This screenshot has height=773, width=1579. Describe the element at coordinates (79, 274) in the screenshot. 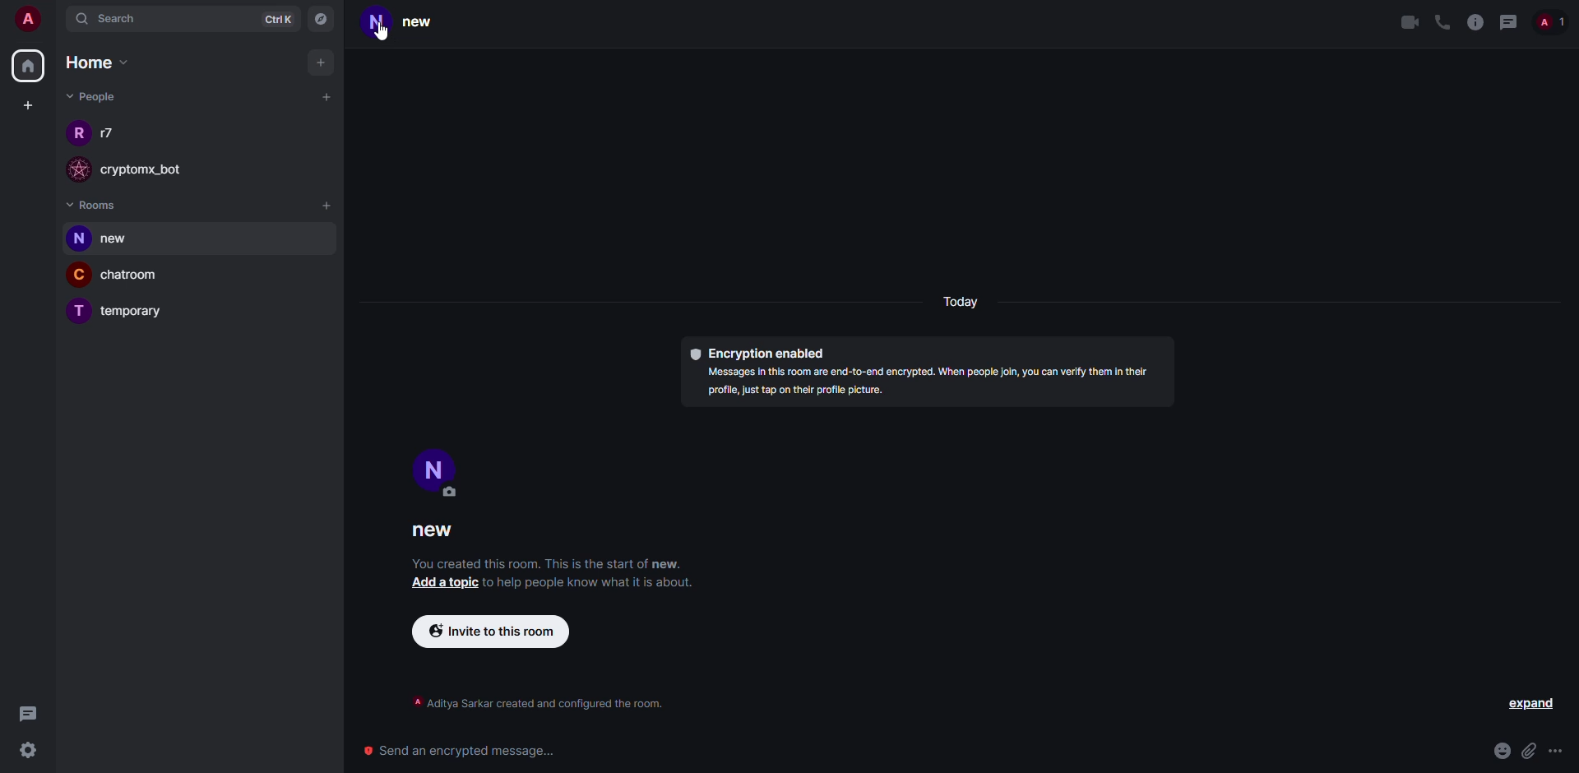

I see `profile image` at that location.